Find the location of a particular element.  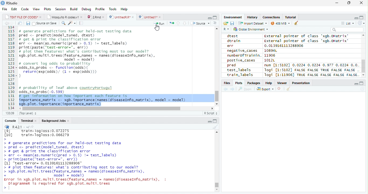

TEXT FILE OF CODES"  is located at coordinates (23, 17).